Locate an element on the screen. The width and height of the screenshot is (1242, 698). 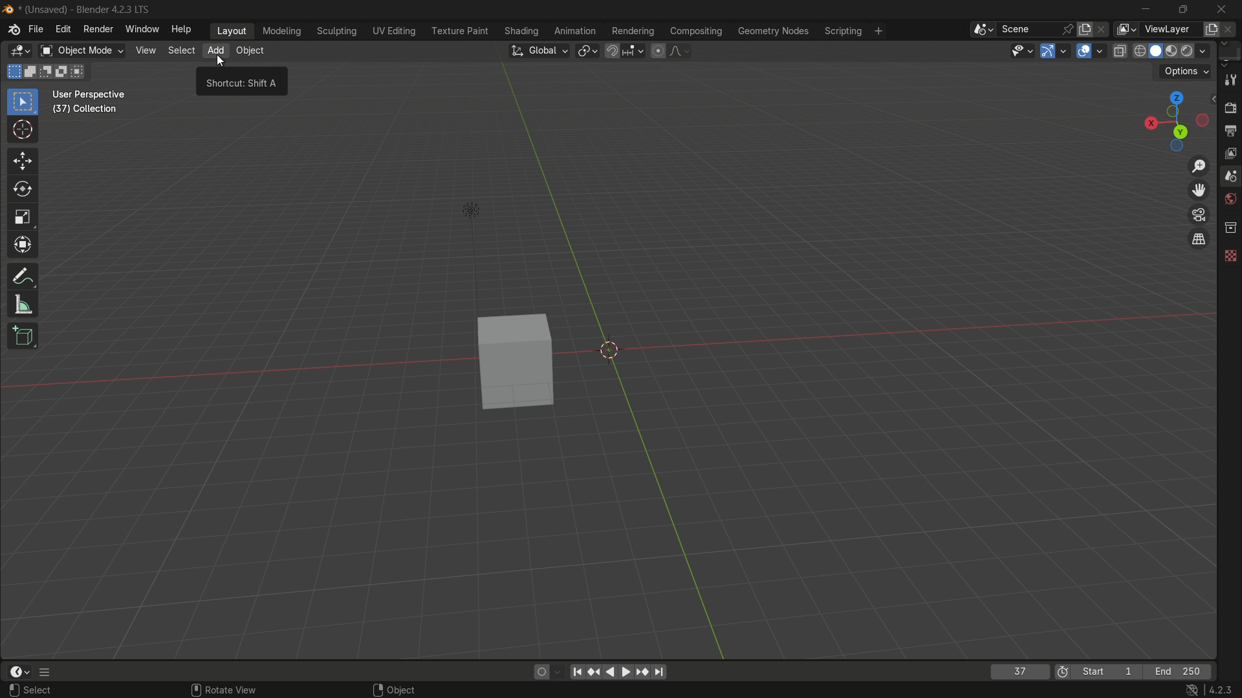
edit menu is located at coordinates (62, 30).